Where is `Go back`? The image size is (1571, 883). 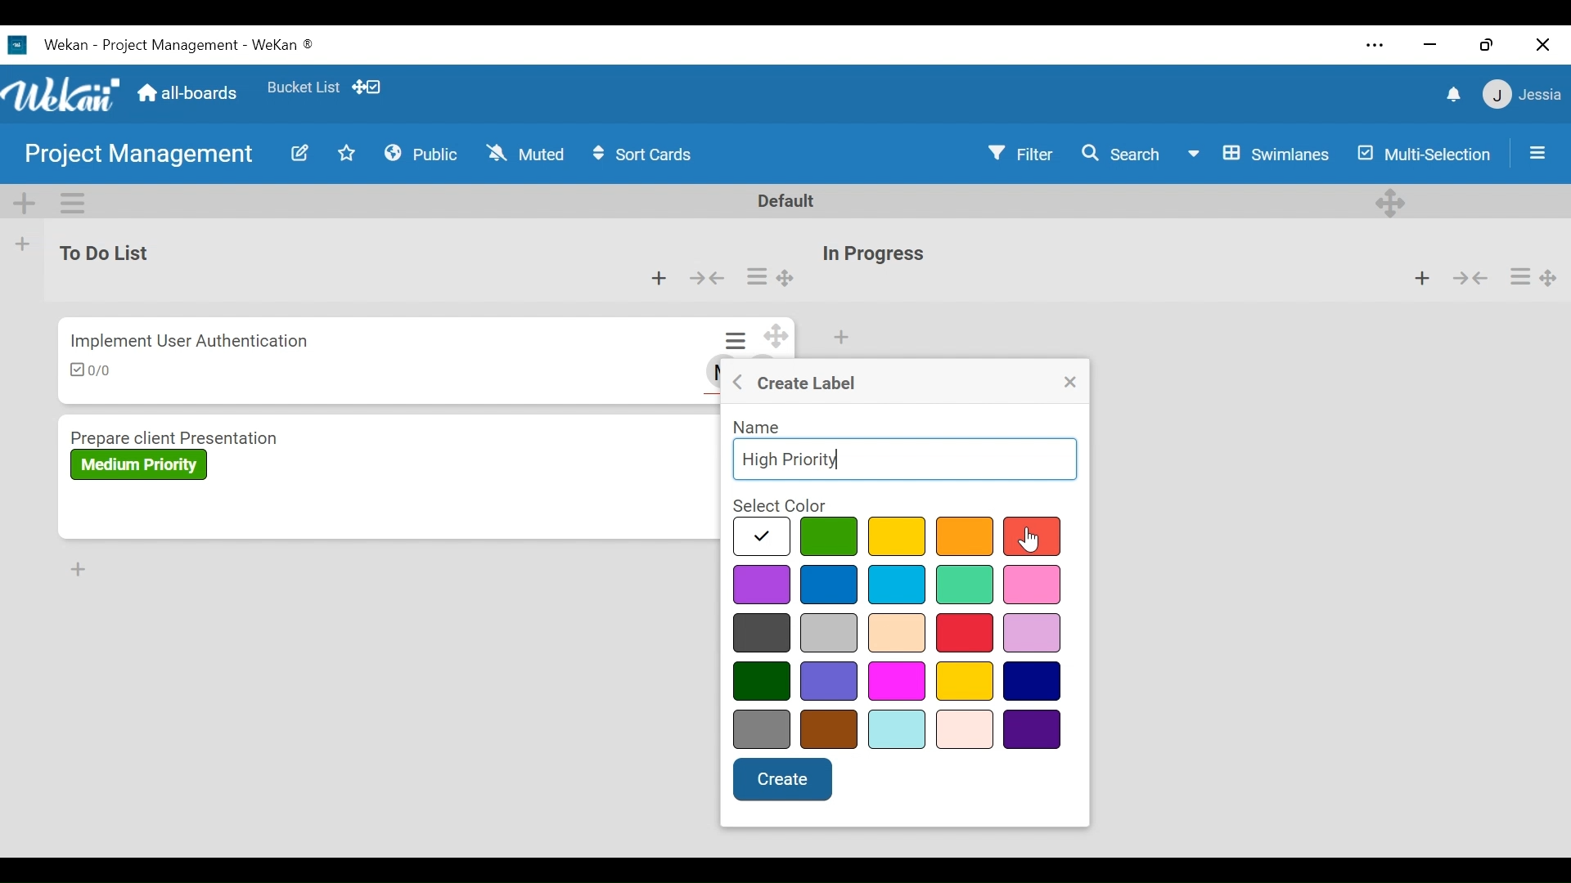
Go back is located at coordinates (740, 381).